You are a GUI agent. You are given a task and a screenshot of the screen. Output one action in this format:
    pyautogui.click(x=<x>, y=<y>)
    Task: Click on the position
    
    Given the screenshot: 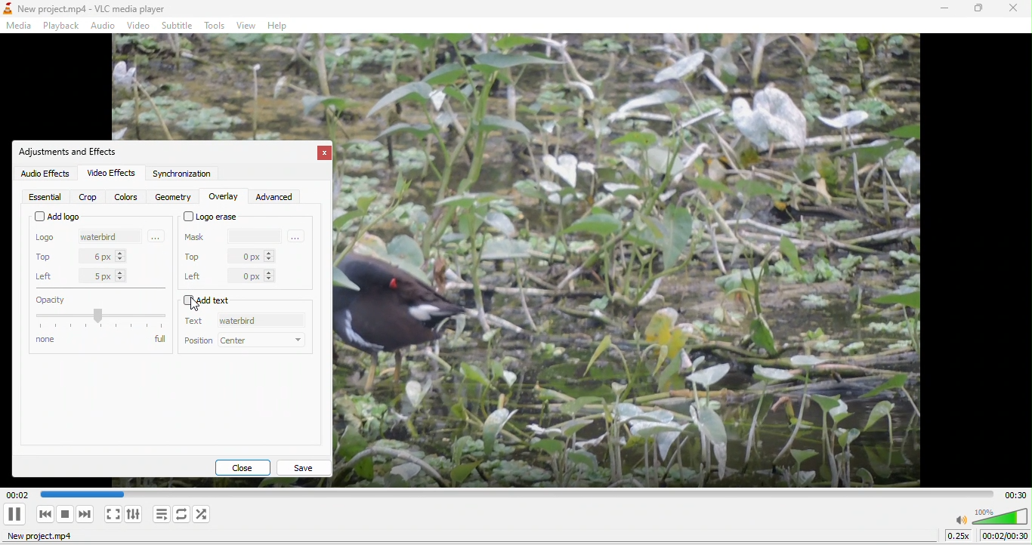 What is the action you would take?
    pyautogui.click(x=199, y=341)
    